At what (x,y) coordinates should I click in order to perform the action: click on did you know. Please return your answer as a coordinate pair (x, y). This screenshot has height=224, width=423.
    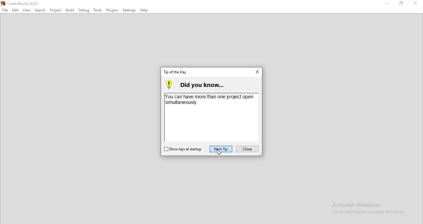
    Looking at the image, I should click on (209, 85).